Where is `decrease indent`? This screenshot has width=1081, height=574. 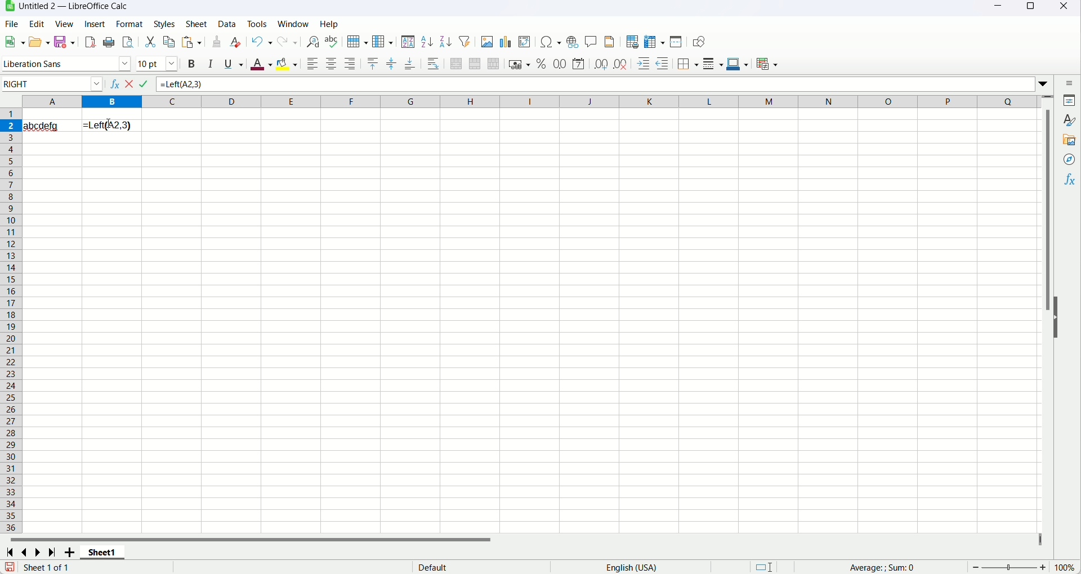 decrease indent is located at coordinates (663, 63).